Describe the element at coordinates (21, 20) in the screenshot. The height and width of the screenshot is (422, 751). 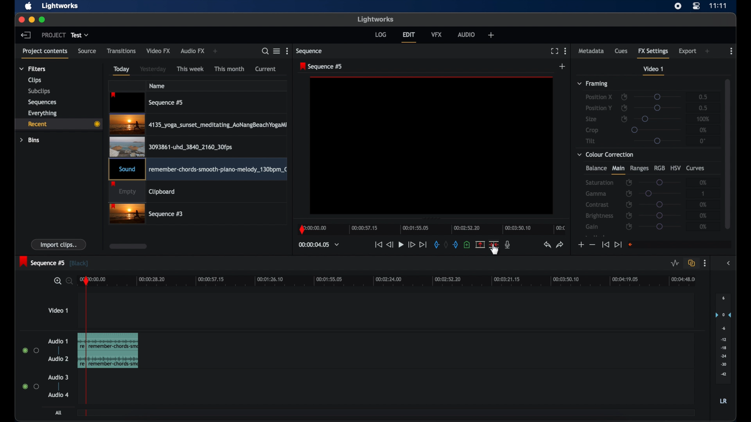
I see `close` at that location.